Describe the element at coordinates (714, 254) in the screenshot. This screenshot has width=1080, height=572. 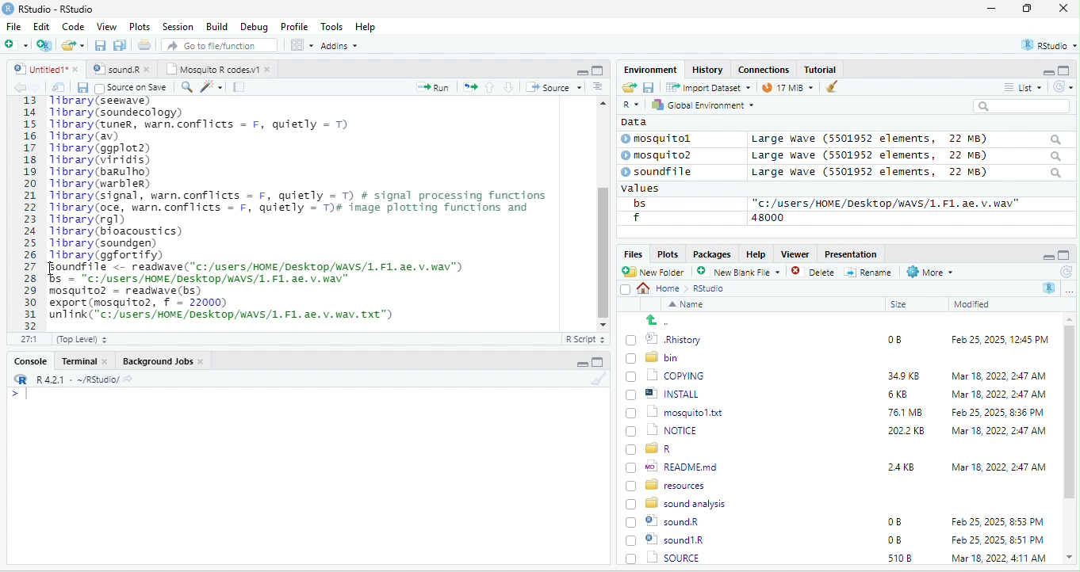
I see `Packages` at that location.